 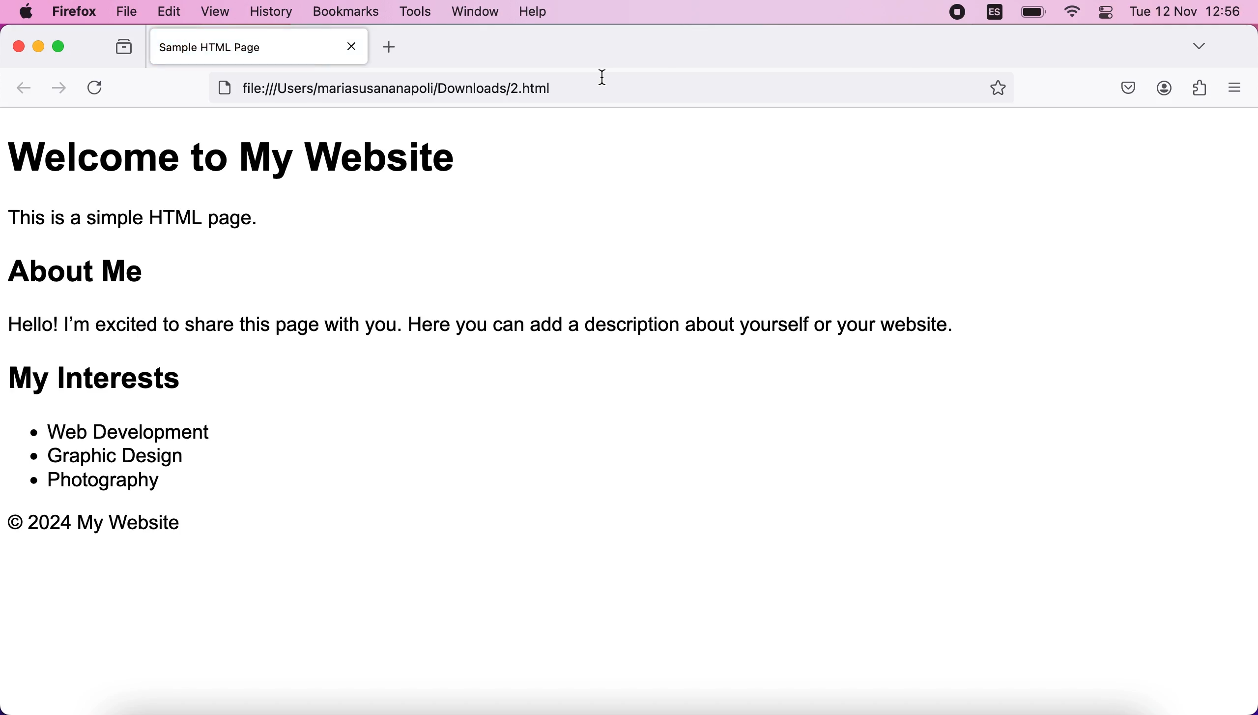 What do you see at coordinates (30, 12) in the screenshot?
I see `mac logo` at bounding box center [30, 12].